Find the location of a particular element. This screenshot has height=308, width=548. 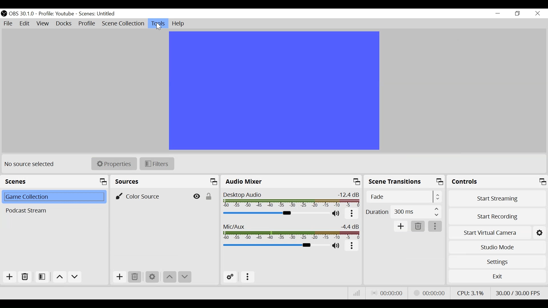

Preview is located at coordinates (273, 90).